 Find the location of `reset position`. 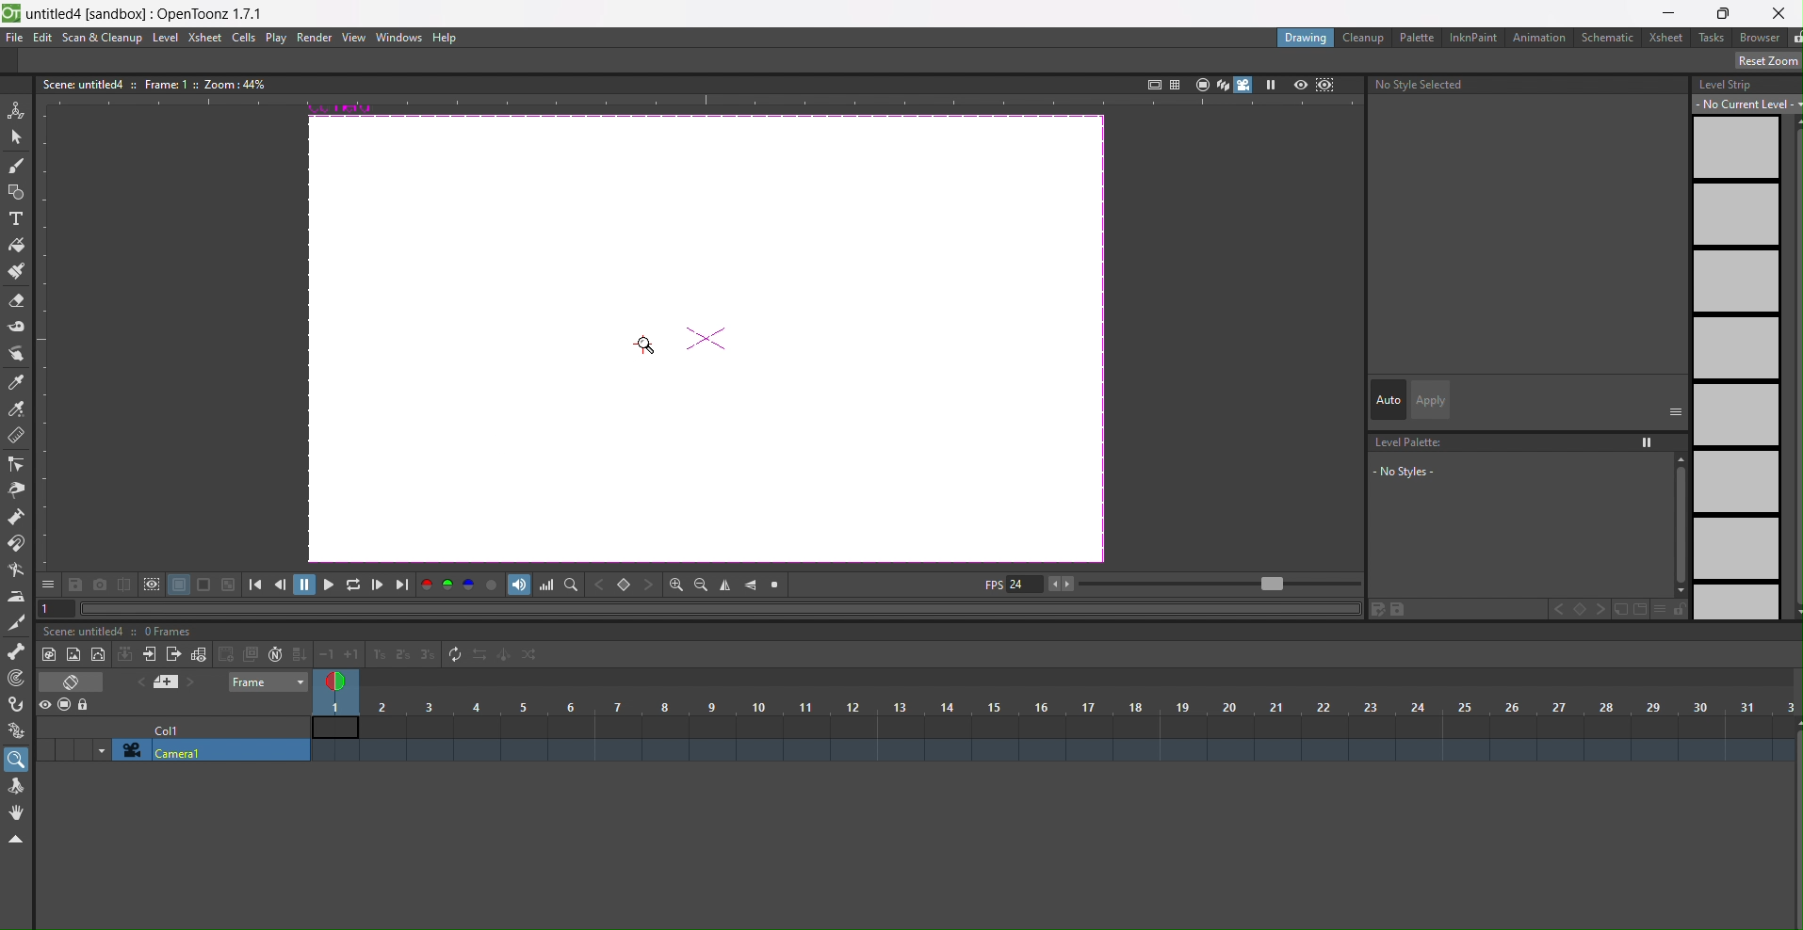

reset position is located at coordinates (1760, 61).